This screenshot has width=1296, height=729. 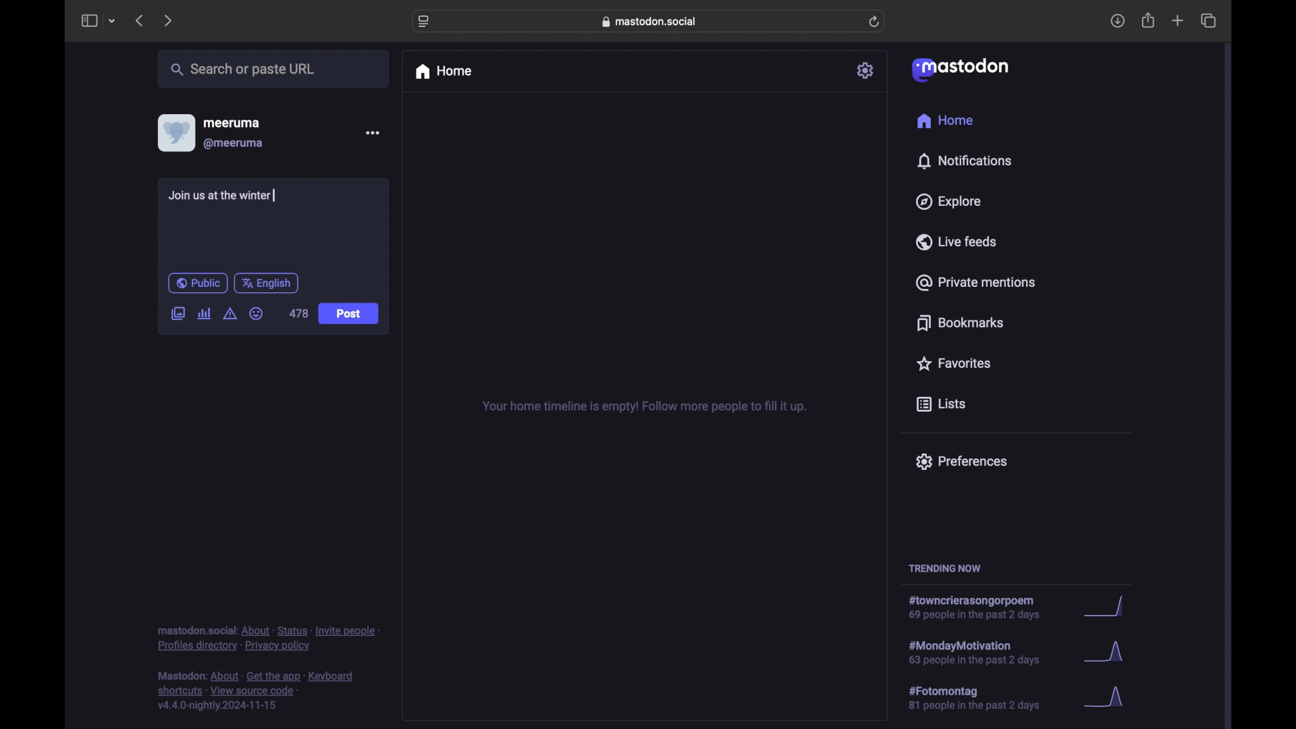 What do you see at coordinates (204, 313) in the screenshot?
I see `add  poll` at bounding box center [204, 313].